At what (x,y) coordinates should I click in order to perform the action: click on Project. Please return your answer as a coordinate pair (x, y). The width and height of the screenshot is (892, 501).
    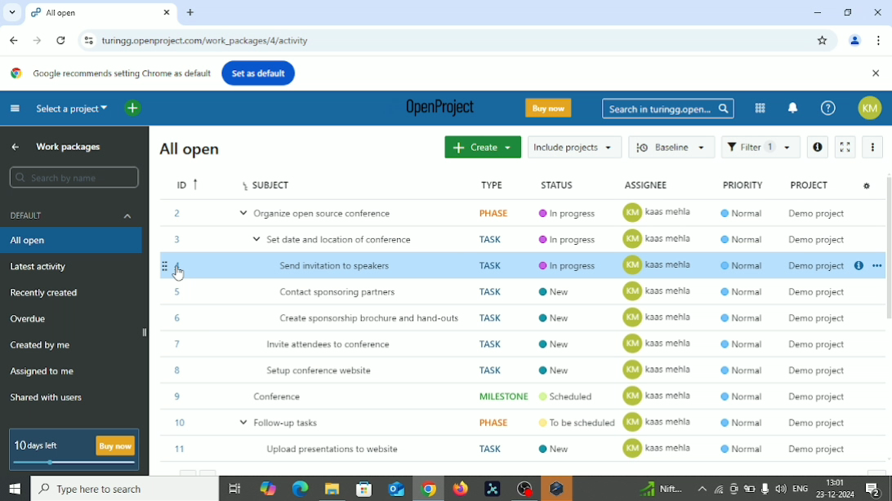
    Looking at the image, I should click on (815, 184).